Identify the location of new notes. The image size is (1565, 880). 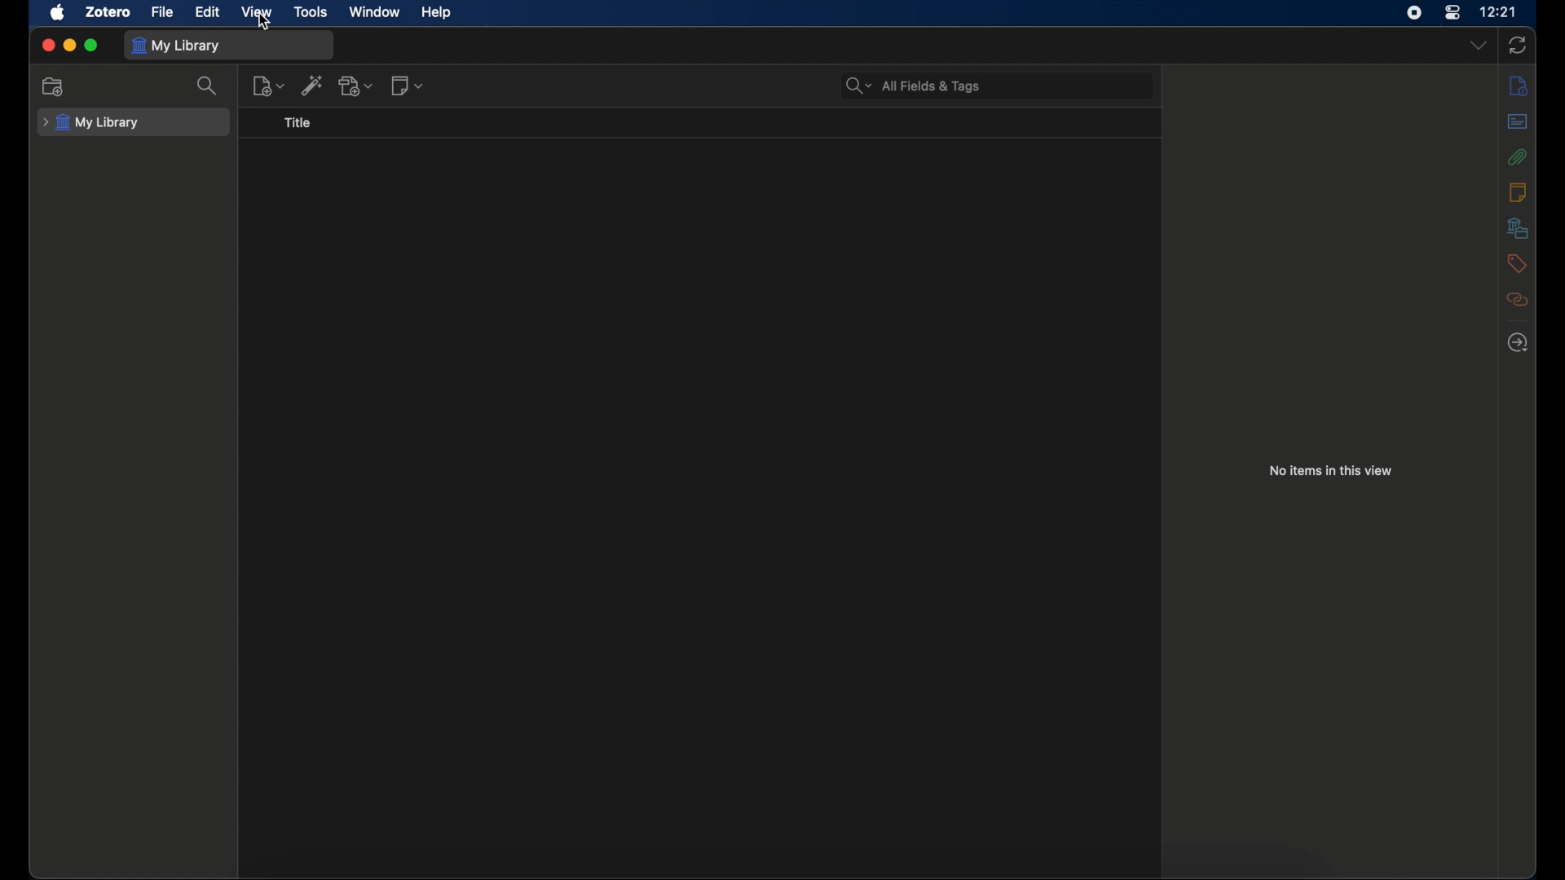
(407, 86).